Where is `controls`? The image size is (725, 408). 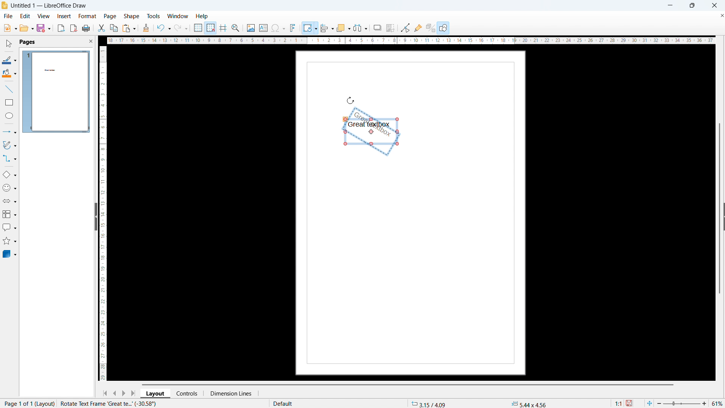 controls is located at coordinates (188, 393).